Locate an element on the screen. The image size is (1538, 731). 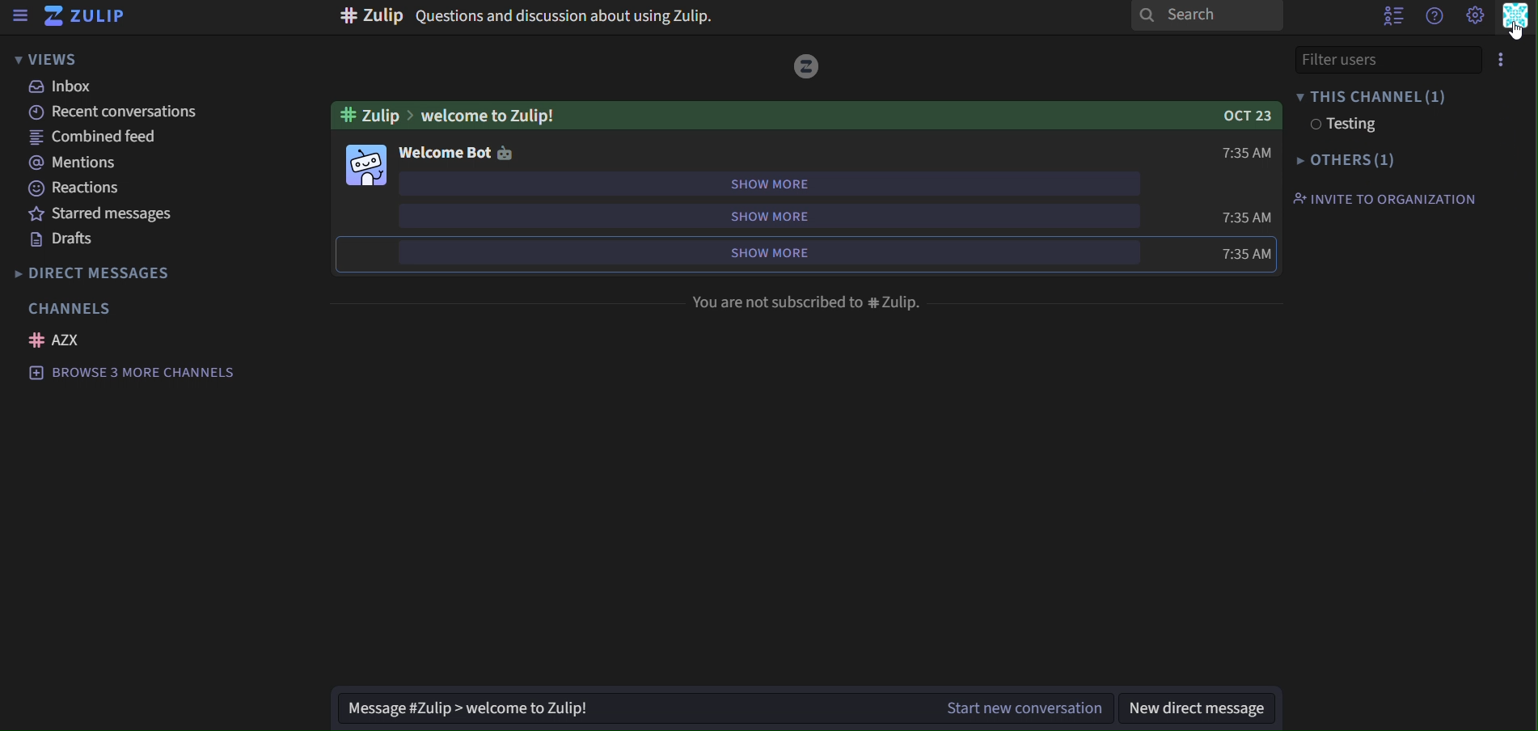
File User is located at coordinates (1373, 60).